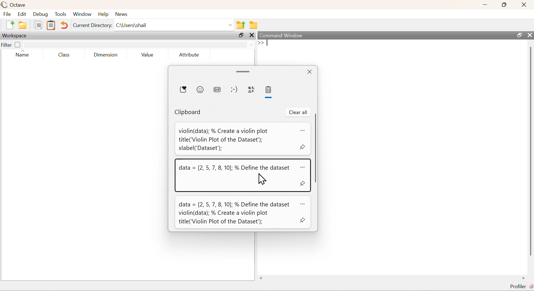  I want to click on Workspace, so click(14, 36).